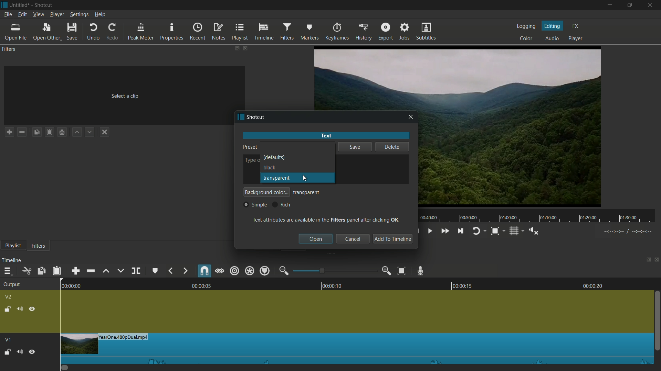  Describe the element at coordinates (241, 32) in the screenshot. I see `playlist` at that location.